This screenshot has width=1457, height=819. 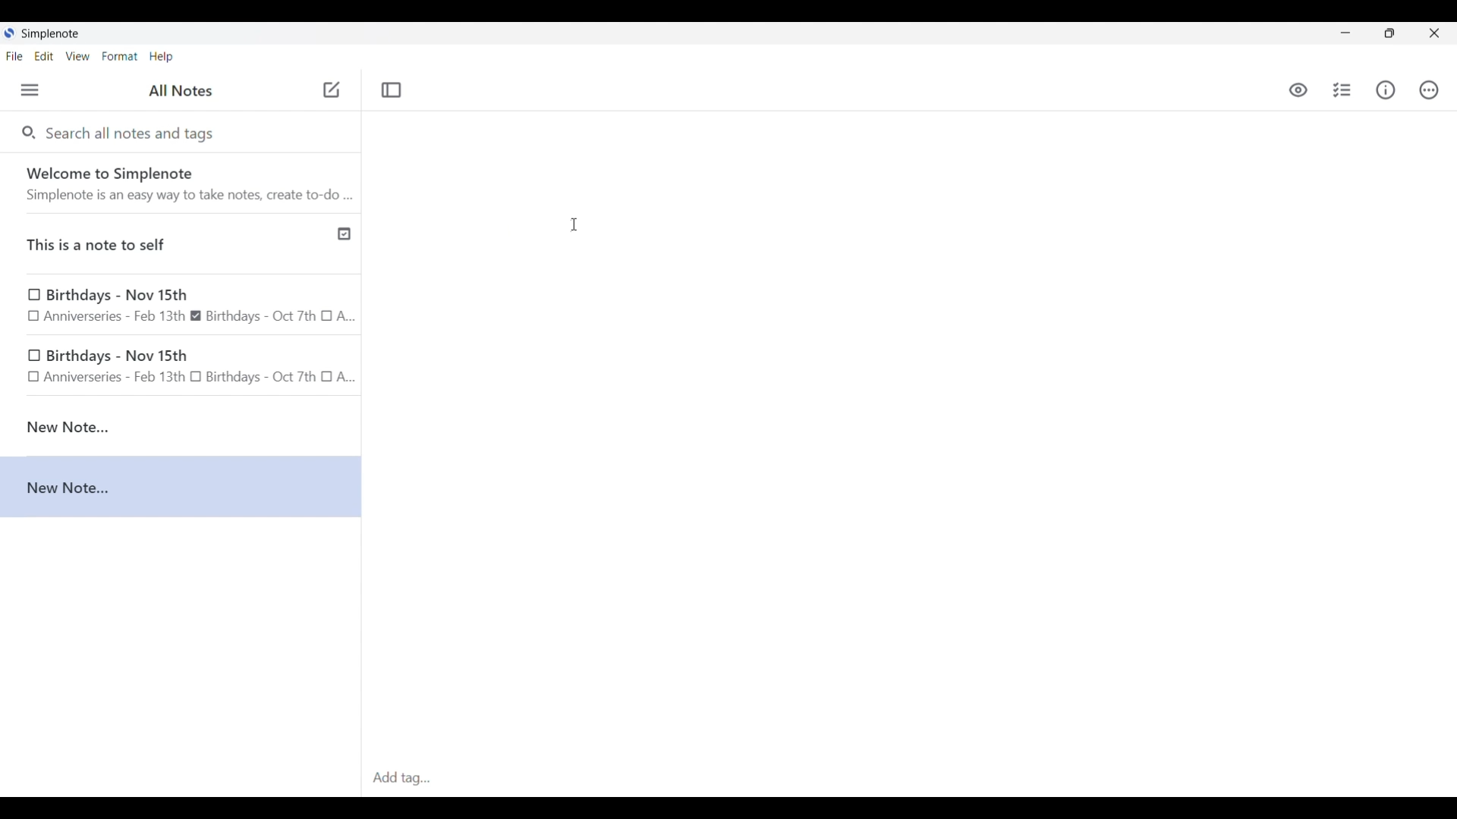 I want to click on Insert checklist, so click(x=1343, y=90).